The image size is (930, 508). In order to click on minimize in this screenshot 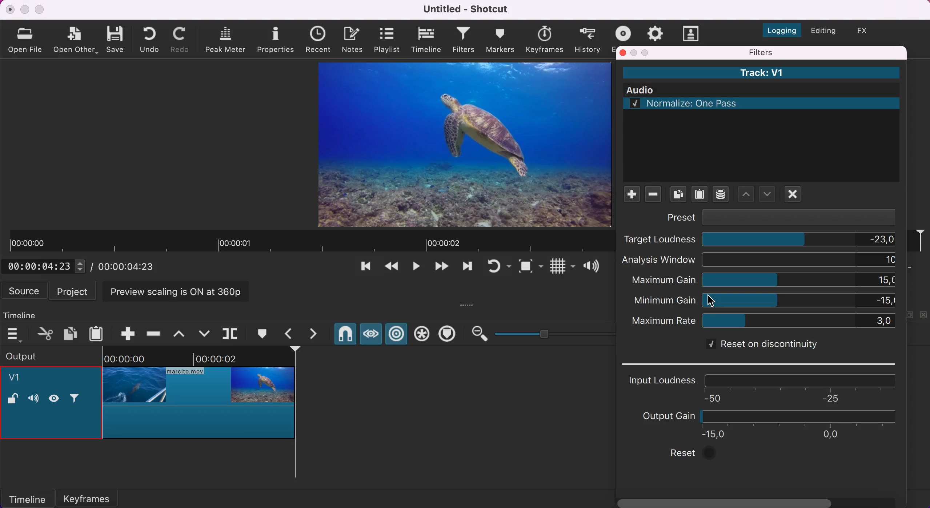, I will do `click(24, 9)`.